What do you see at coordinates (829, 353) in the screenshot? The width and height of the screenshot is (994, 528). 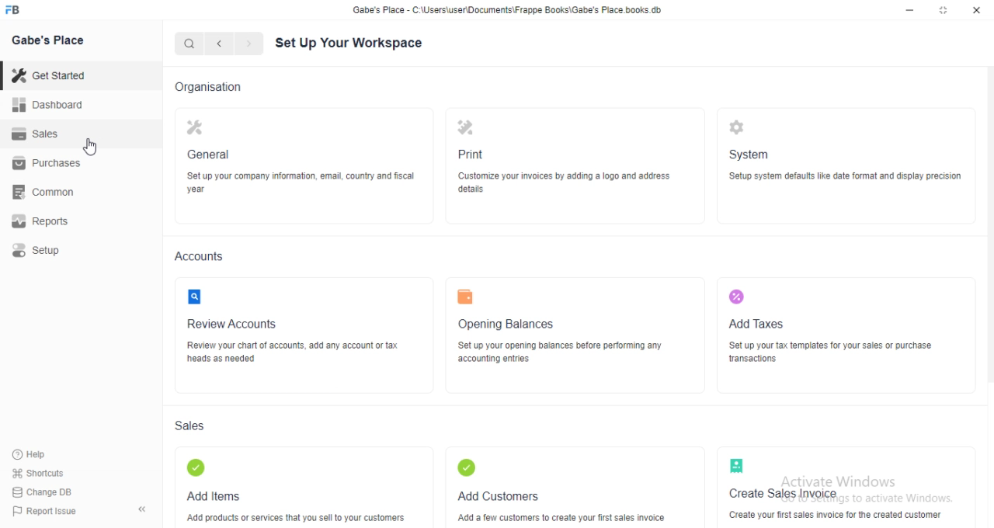 I see `Set up your tax templates for your sales or purchase transactions.` at bounding box center [829, 353].